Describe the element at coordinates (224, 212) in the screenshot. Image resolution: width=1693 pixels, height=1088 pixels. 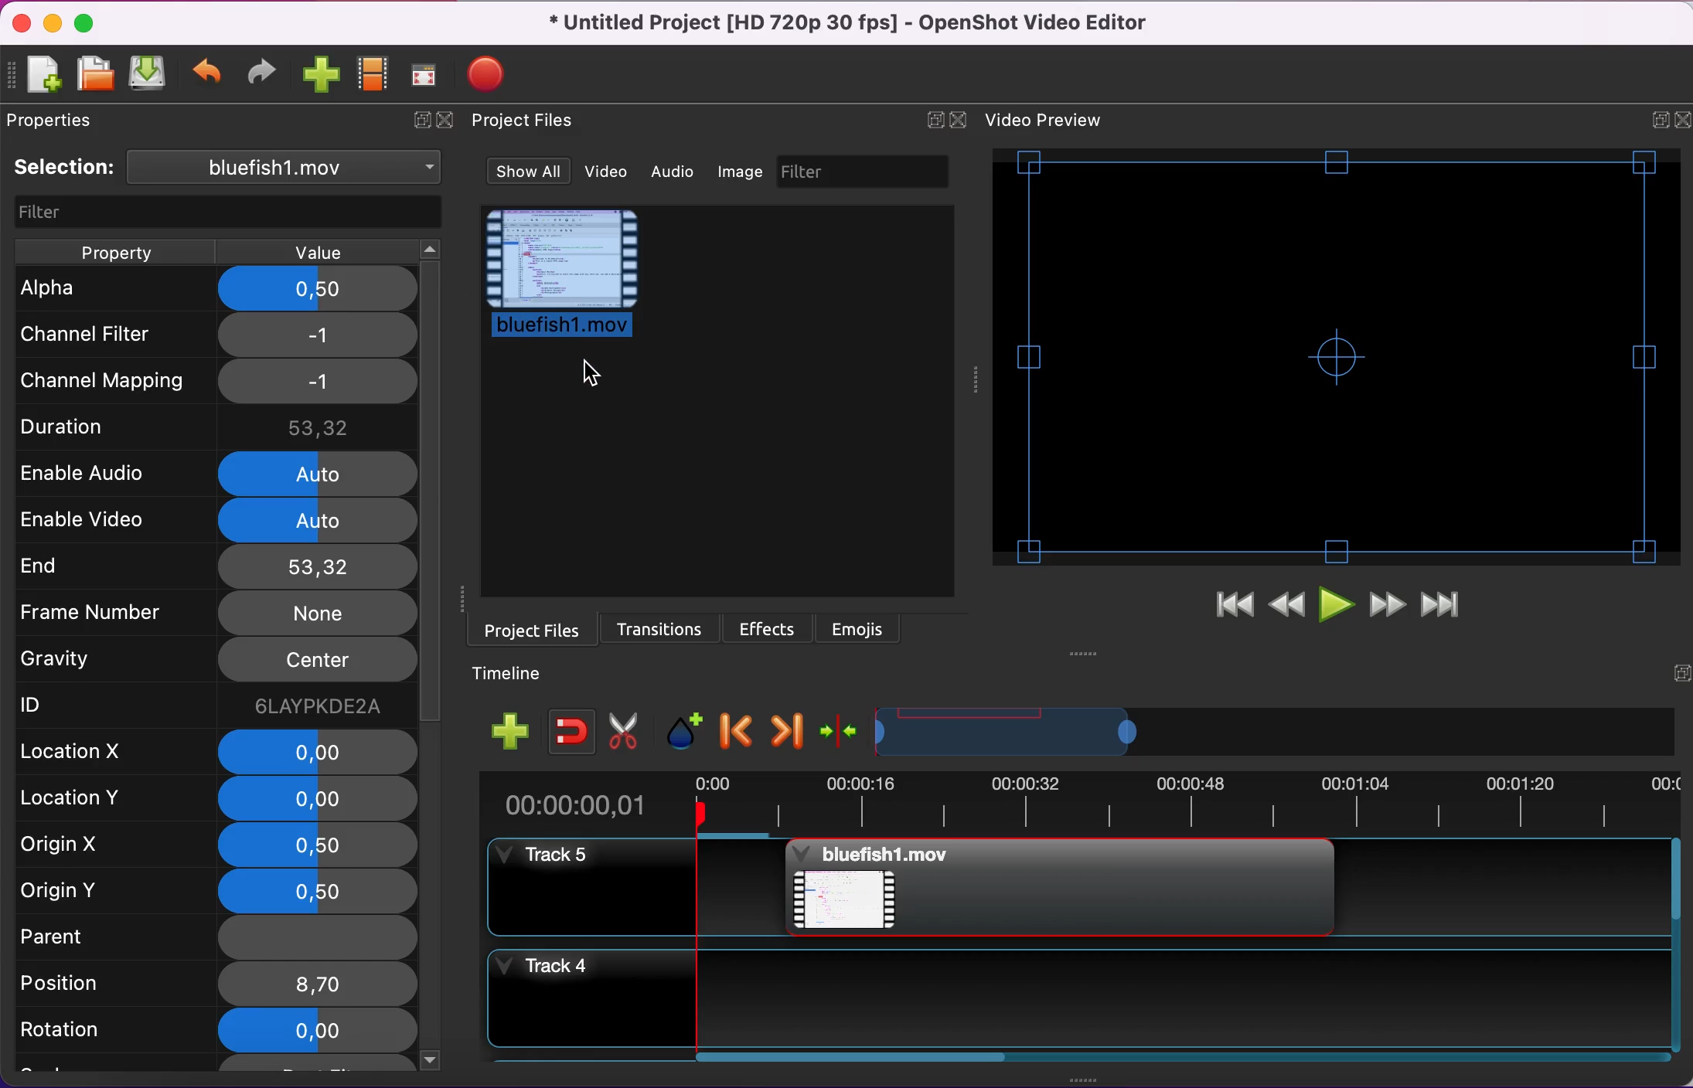
I see `filter` at that location.